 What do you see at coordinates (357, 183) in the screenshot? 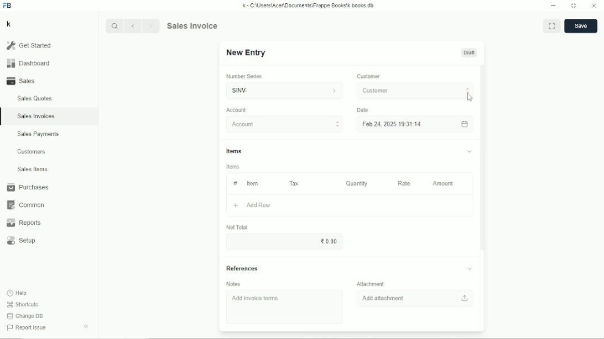
I see `Quantity` at bounding box center [357, 183].